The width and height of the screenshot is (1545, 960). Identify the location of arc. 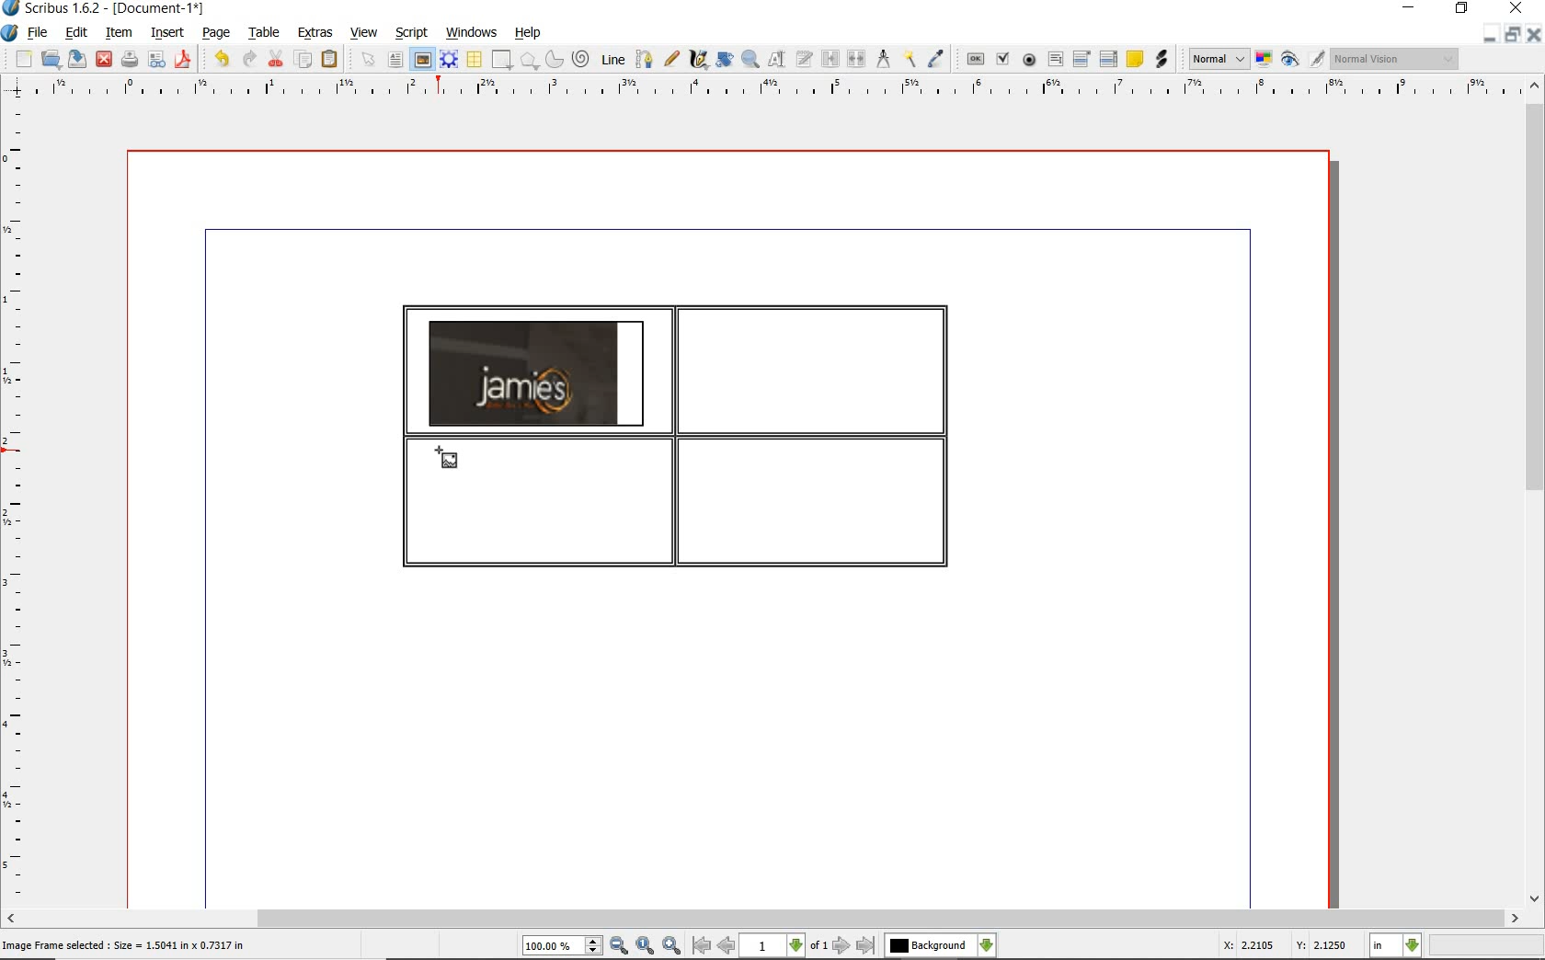
(556, 61).